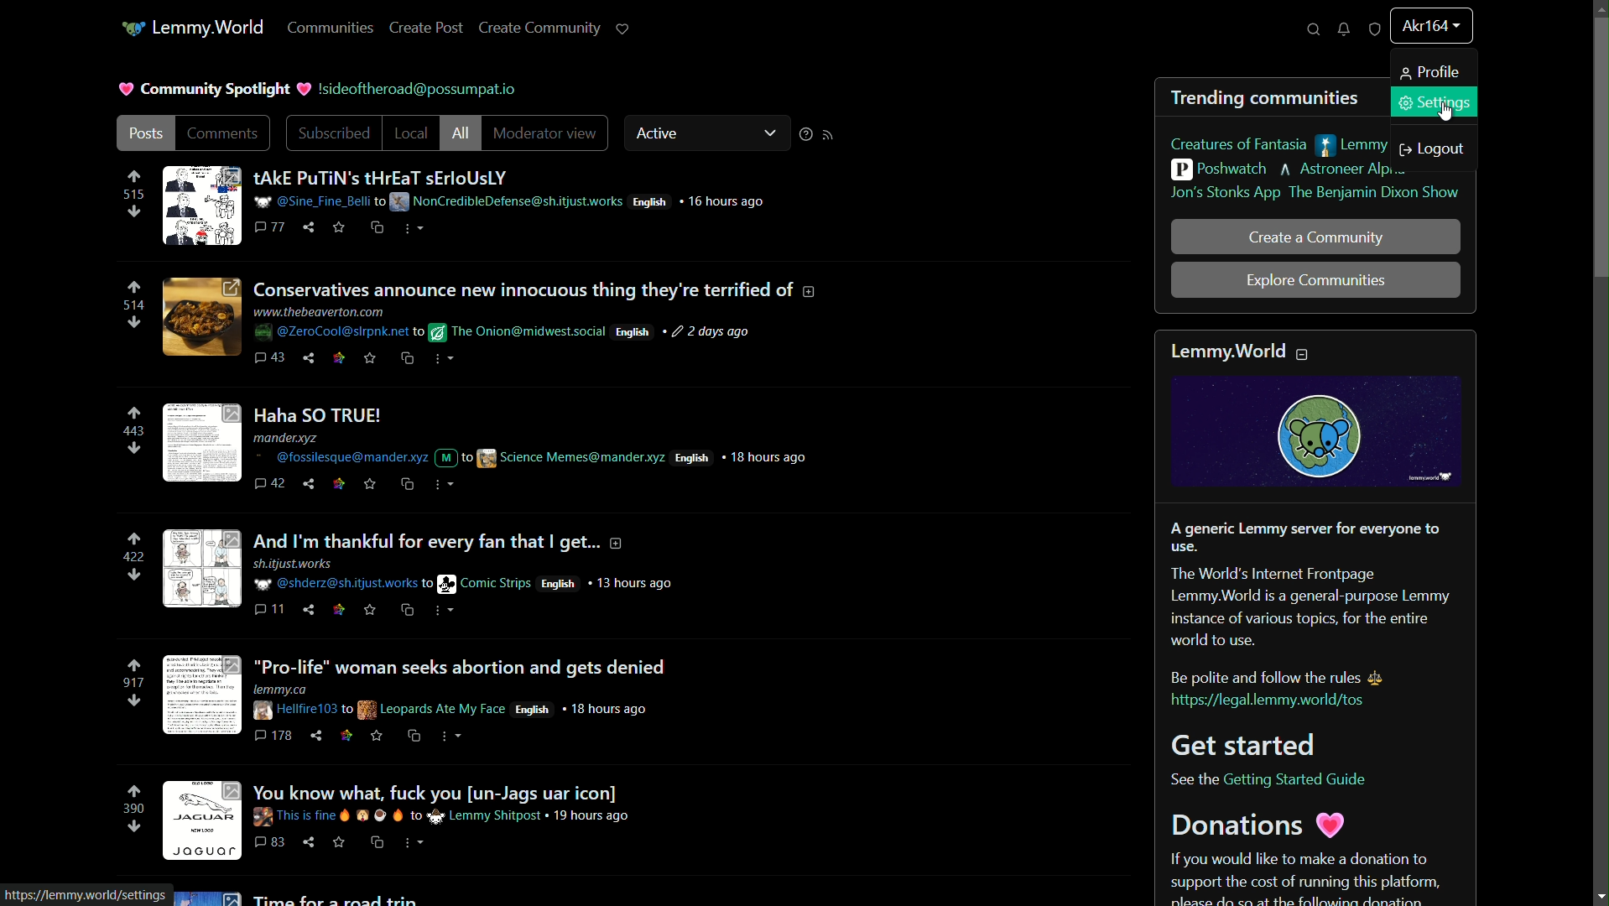  What do you see at coordinates (1357, 146) in the screenshot?
I see `lemmy top shelf` at bounding box center [1357, 146].